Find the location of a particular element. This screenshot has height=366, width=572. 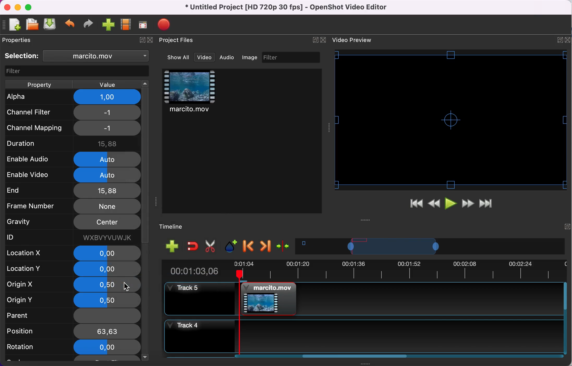

clip duration is located at coordinates (360, 270).